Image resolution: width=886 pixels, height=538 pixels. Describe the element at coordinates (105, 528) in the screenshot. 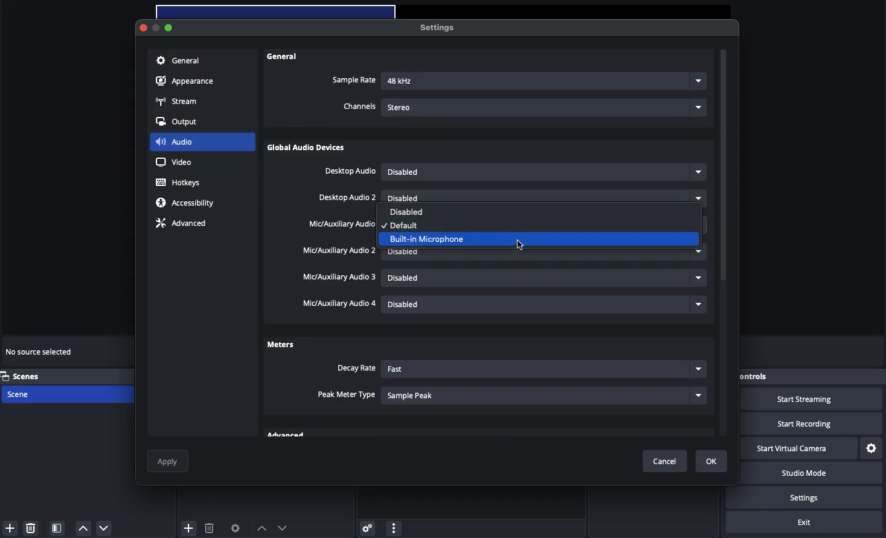

I see `Down` at that location.